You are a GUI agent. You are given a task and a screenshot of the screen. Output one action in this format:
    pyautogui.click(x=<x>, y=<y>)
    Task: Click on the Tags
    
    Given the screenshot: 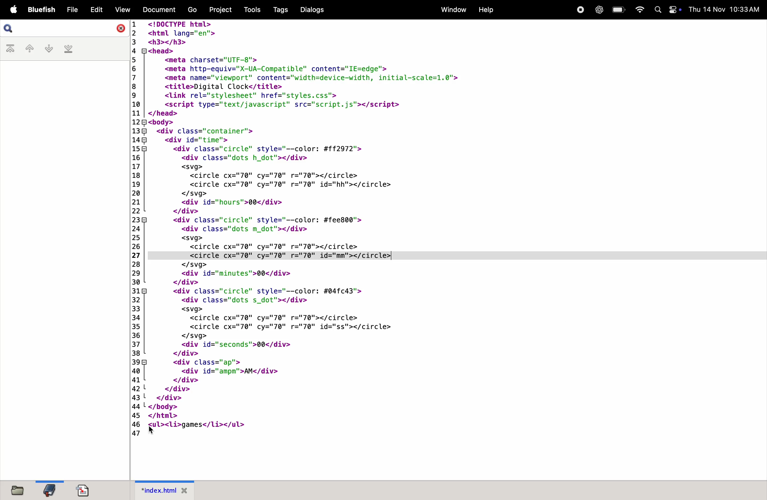 What is the action you would take?
    pyautogui.click(x=279, y=10)
    